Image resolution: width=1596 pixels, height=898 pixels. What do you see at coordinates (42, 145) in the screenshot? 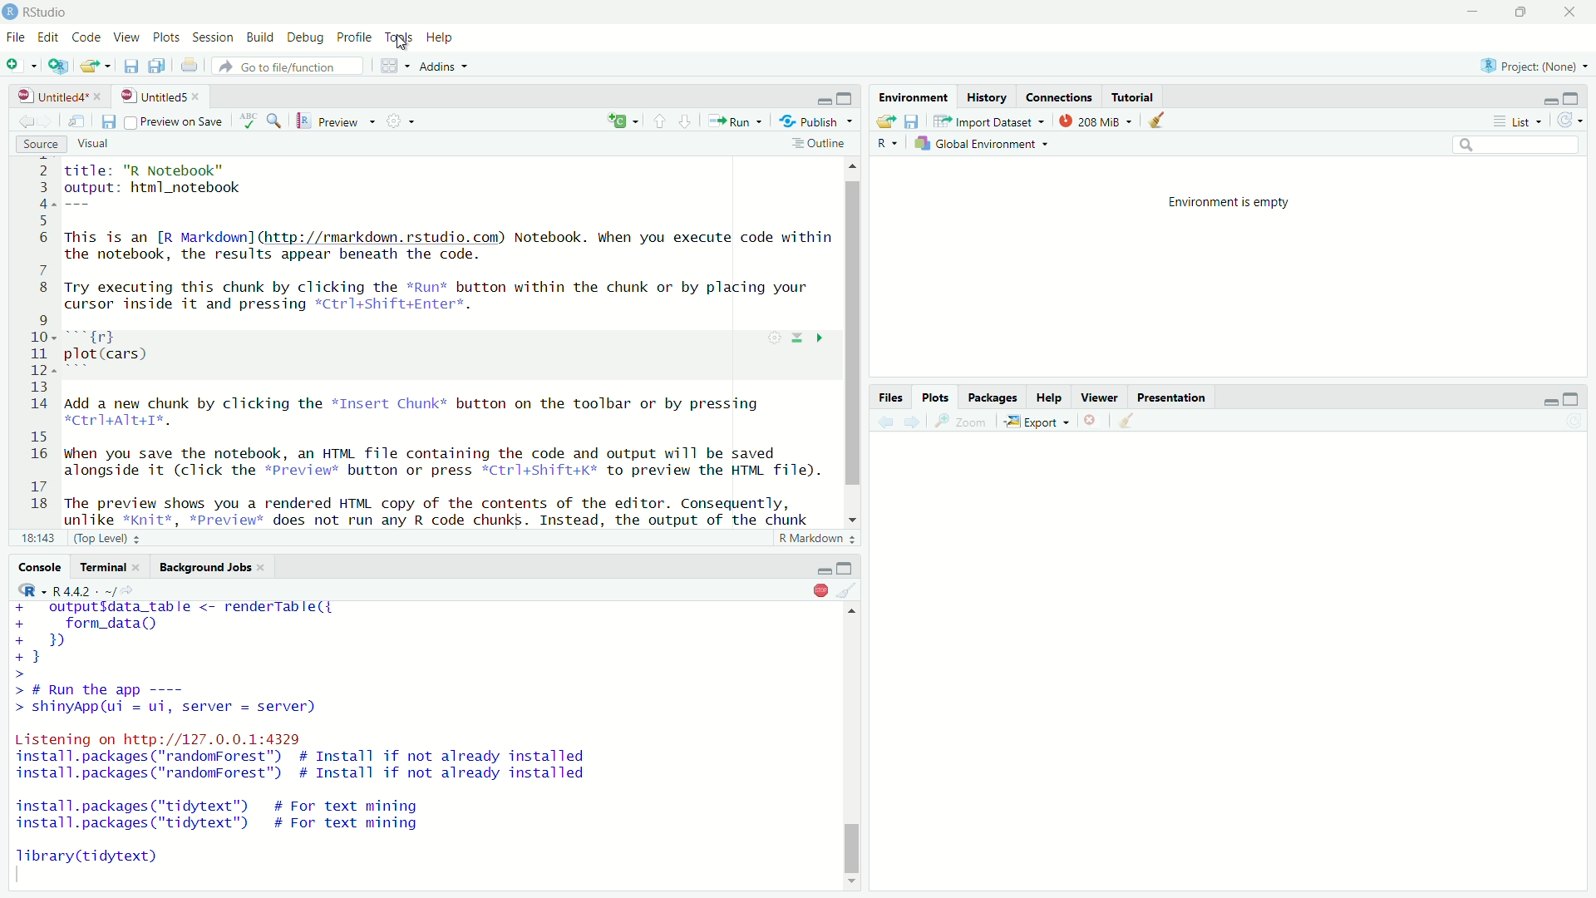
I see `Source` at bounding box center [42, 145].